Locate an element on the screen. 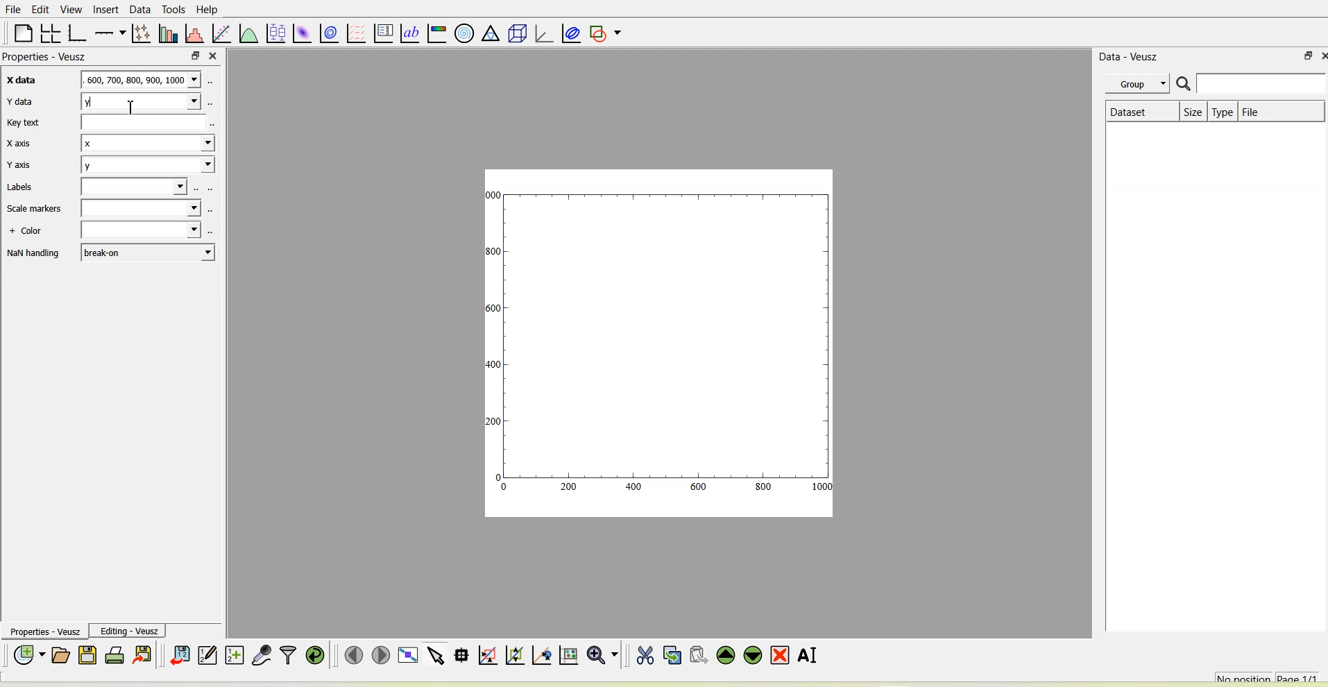  plot box plots is located at coordinates (275, 33).